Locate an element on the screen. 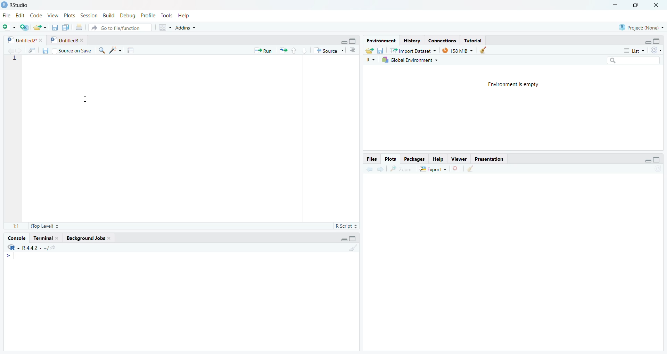  Console is located at coordinates (16, 237).